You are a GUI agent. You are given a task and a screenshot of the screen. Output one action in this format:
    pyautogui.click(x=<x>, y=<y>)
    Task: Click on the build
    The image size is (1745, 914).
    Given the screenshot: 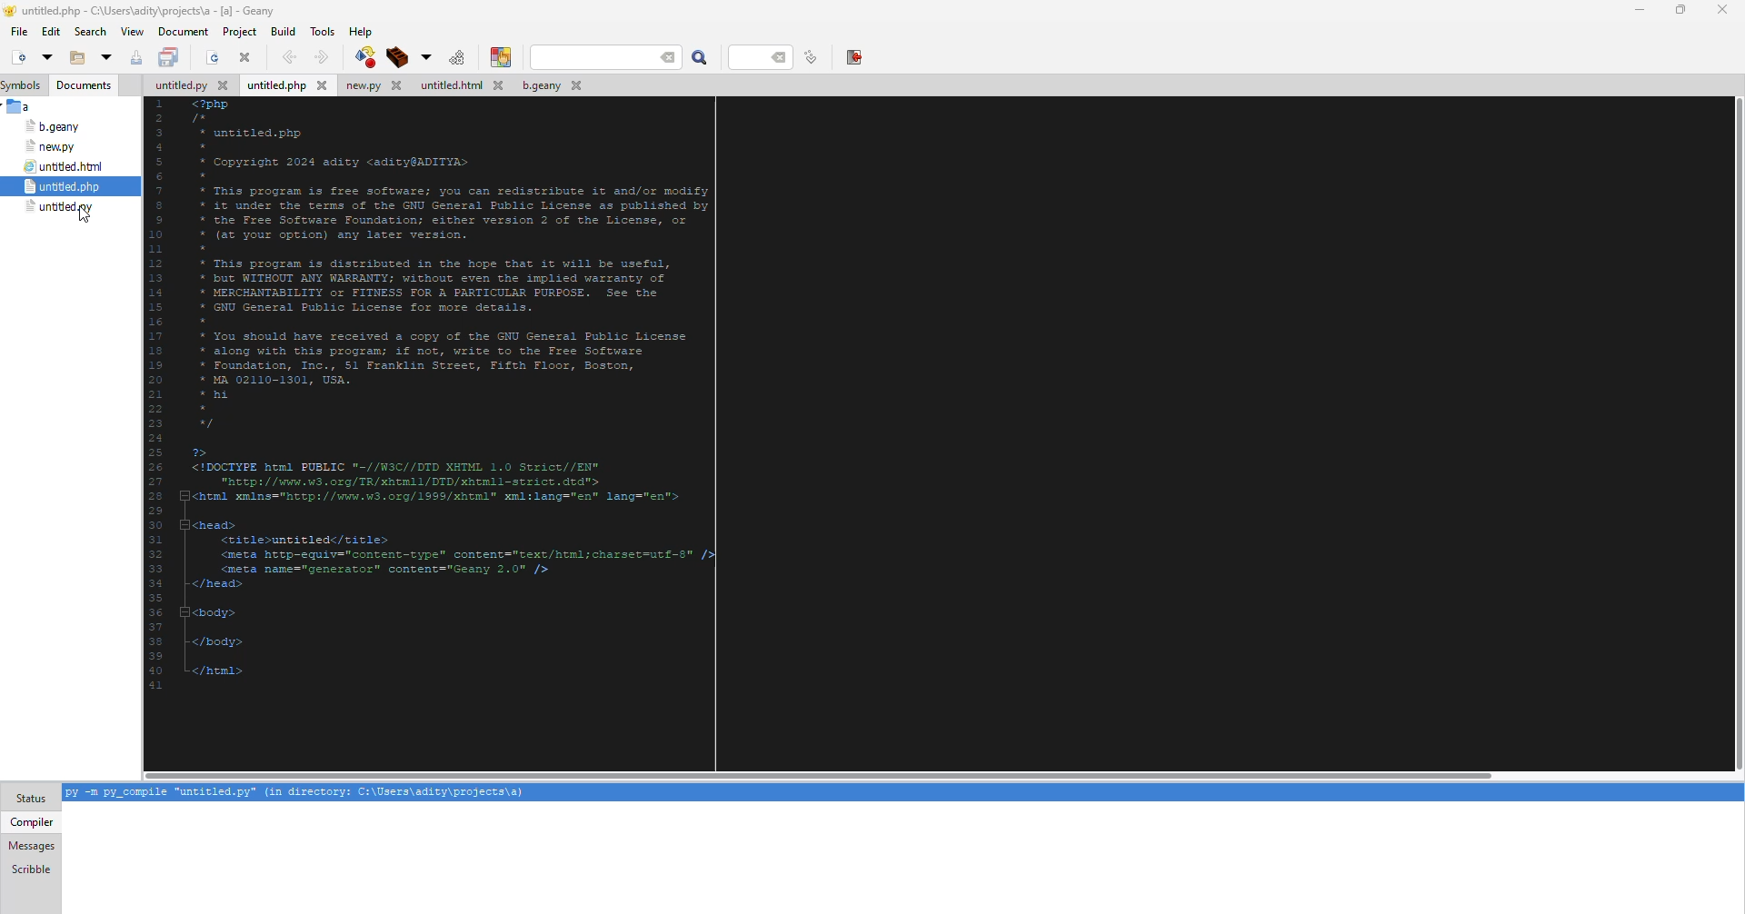 What is the action you would take?
    pyautogui.click(x=361, y=57)
    